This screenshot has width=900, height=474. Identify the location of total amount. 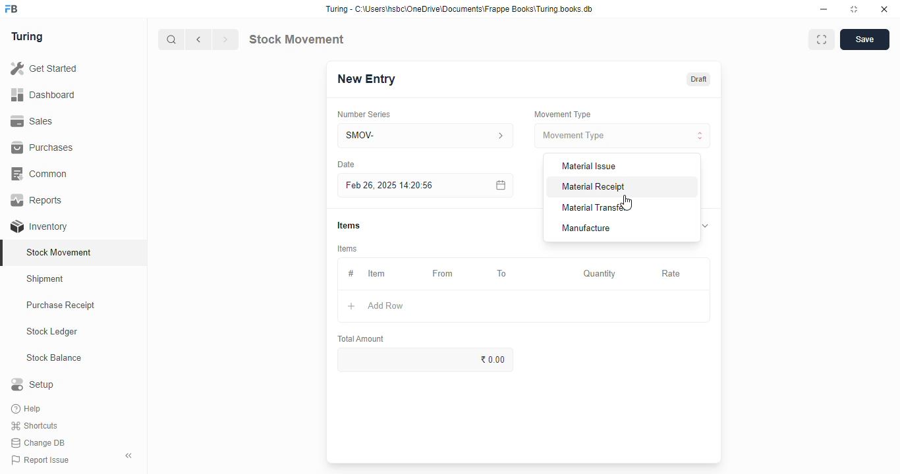
(362, 338).